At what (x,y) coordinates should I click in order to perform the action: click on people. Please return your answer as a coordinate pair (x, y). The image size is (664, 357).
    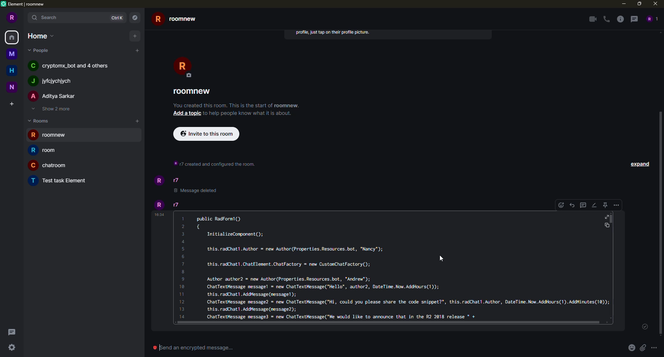
    Looking at the image, I should click on (72, 65).